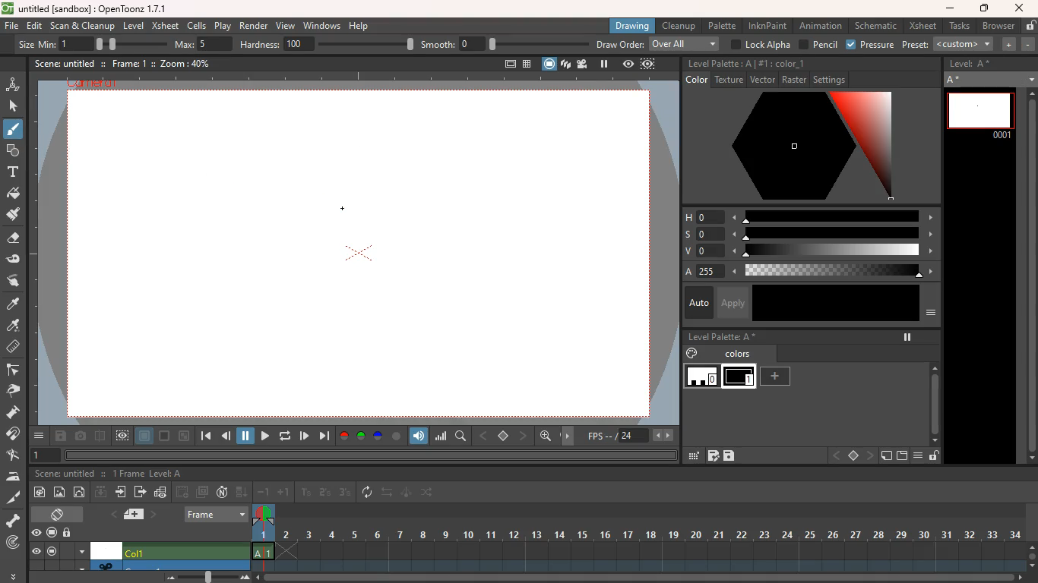 Image resolution: width=1038 pixels, height=583 pixels. I want to click on scale, so click(838, 271).